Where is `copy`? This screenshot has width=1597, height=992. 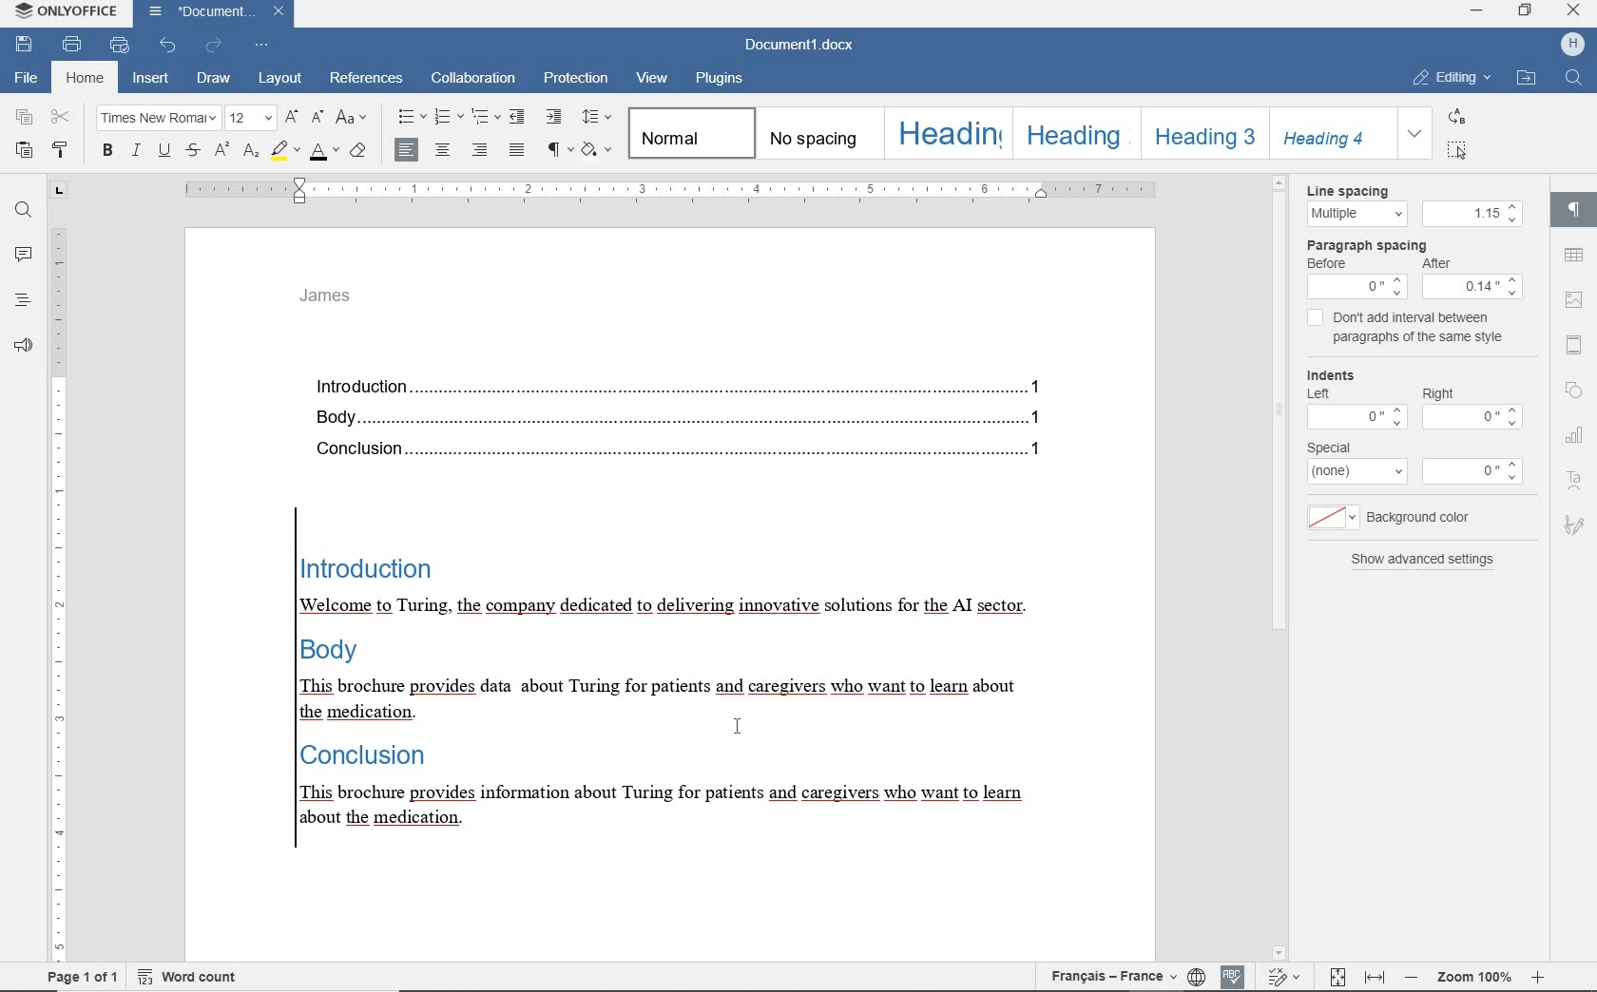 copy is located at coordinates (27, 119).